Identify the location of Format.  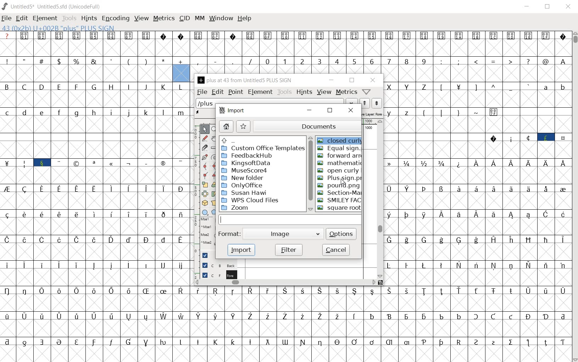
(231, 234).